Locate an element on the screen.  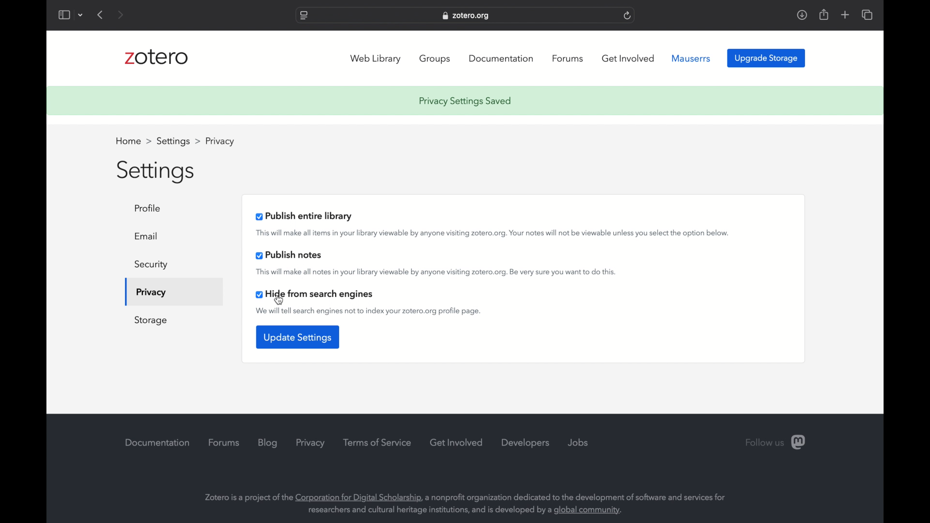
profile is located at coordinates (220, 142).